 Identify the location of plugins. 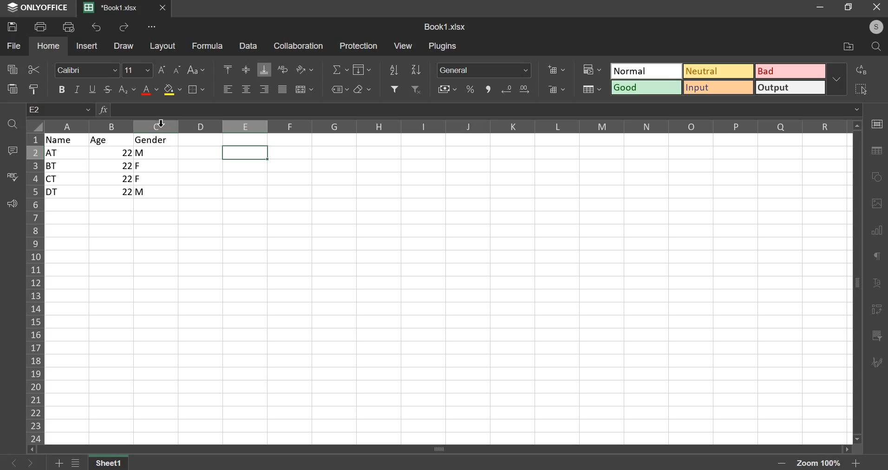
(443, 46).